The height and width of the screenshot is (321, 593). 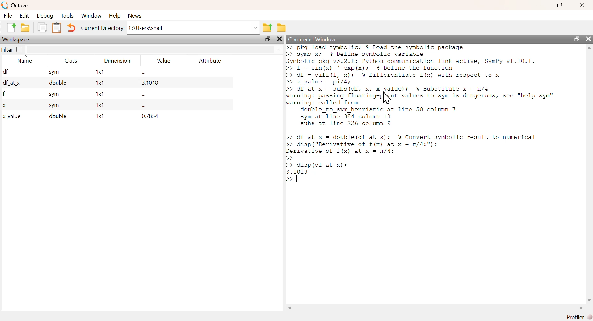 I want to click on x_value, so click(x=12, y=116).